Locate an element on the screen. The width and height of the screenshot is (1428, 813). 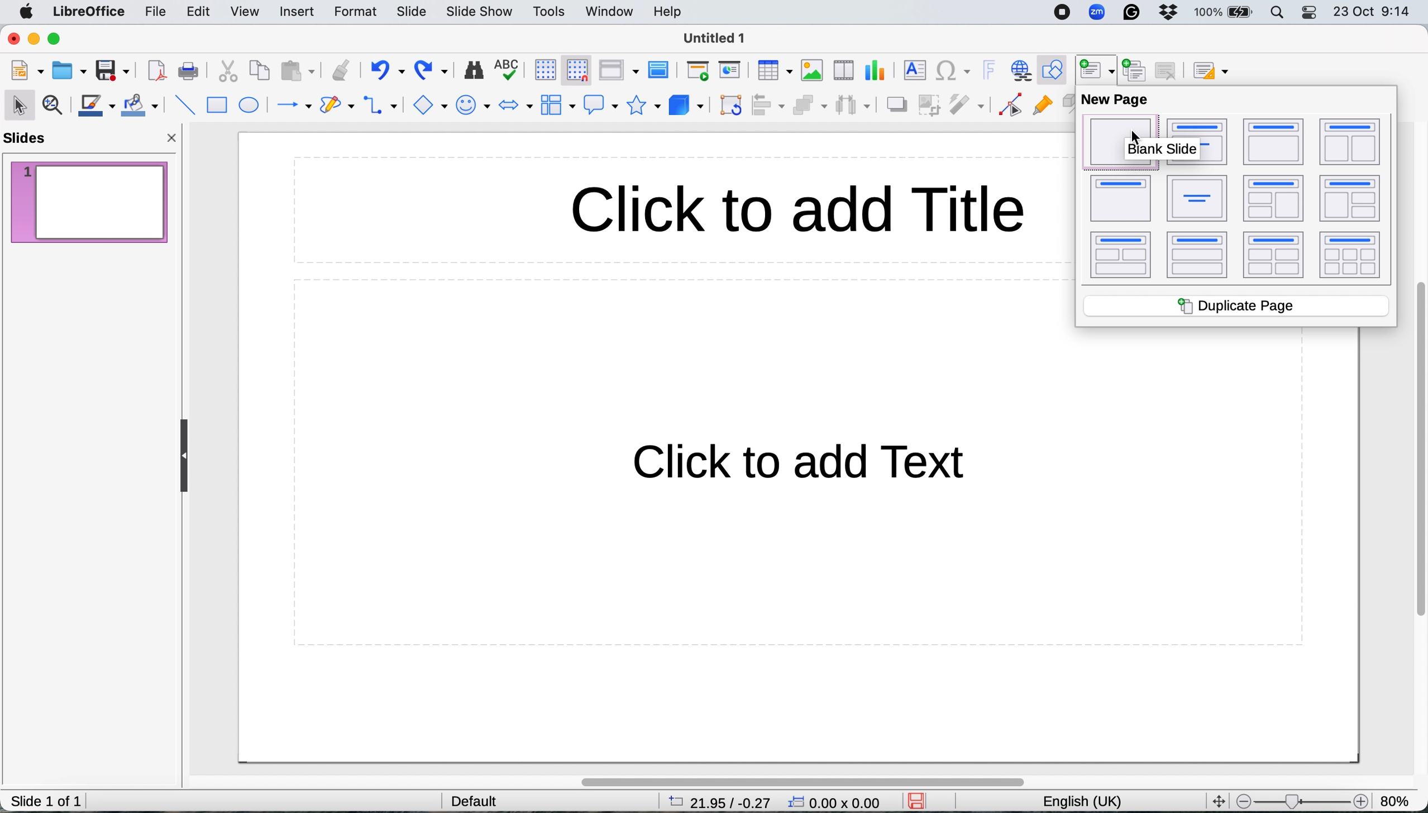
shadow is located at coordinates (895, 104).